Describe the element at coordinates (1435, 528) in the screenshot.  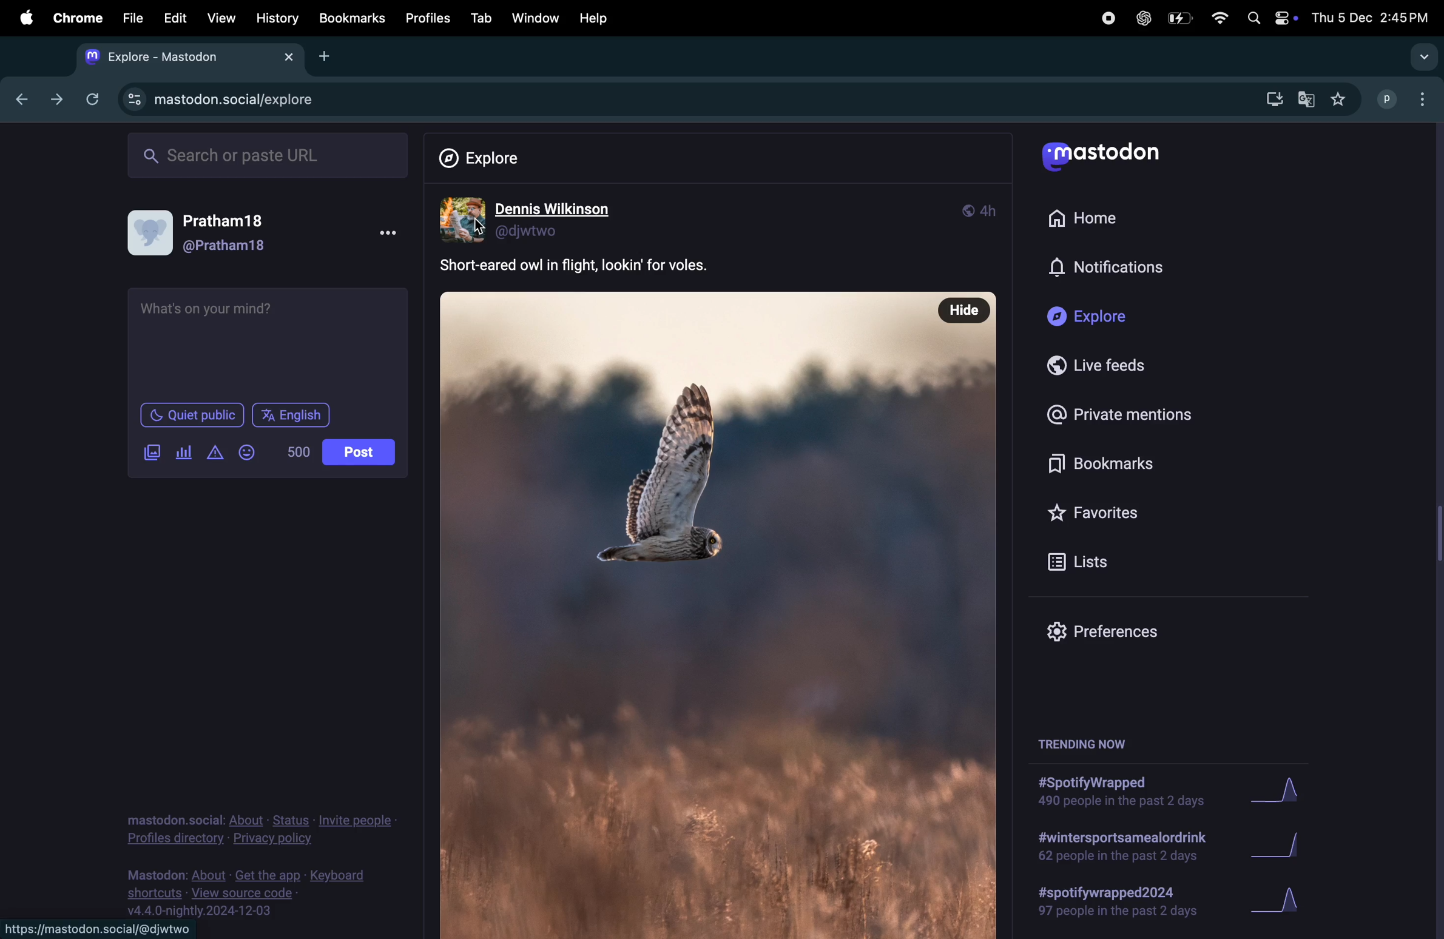
I see `scrollbar` at that location.